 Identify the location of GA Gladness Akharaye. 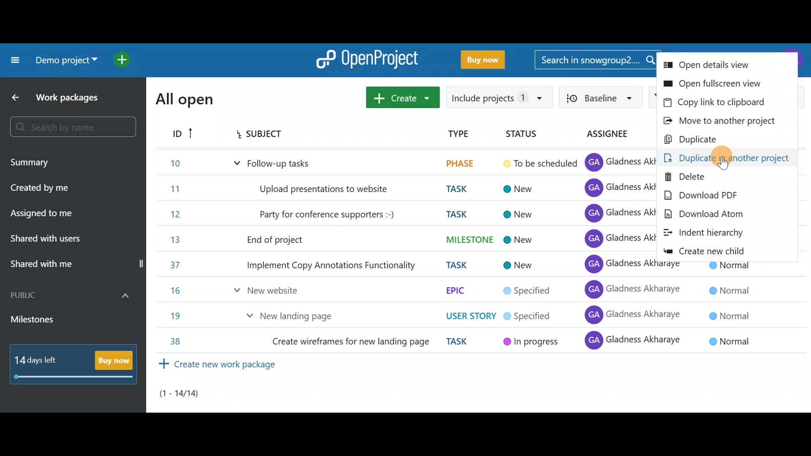
(633, 315).